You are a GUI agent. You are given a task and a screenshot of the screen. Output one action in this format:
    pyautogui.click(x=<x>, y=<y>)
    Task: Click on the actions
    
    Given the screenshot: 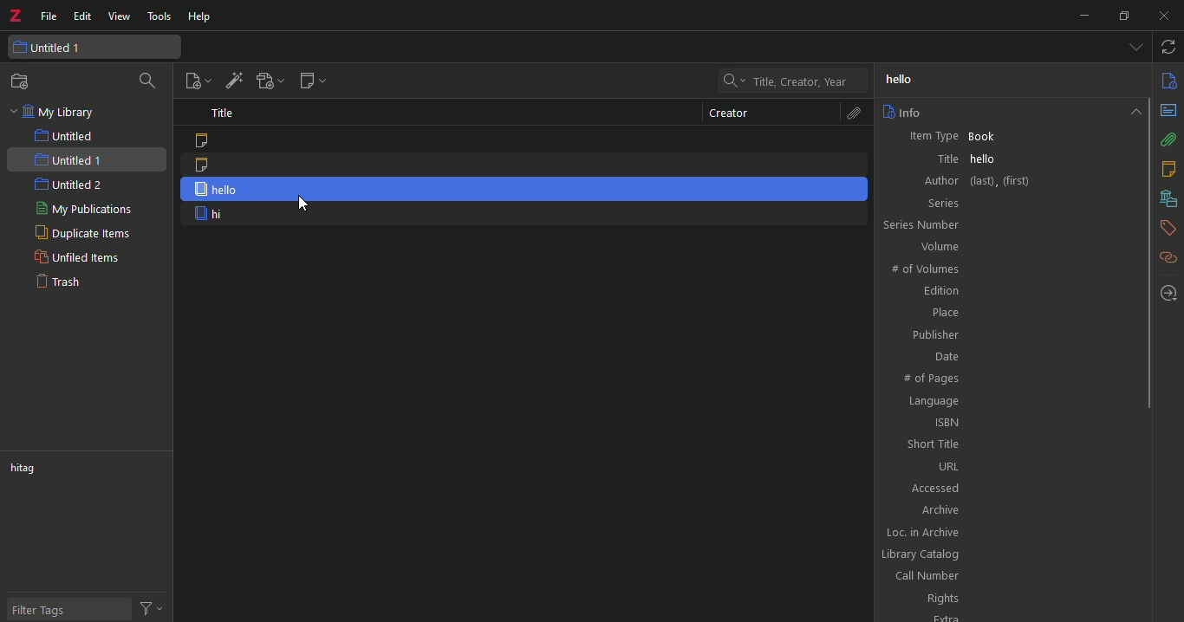 What is the action you would take?
    pyautogui.click(x=156, y=606)
    